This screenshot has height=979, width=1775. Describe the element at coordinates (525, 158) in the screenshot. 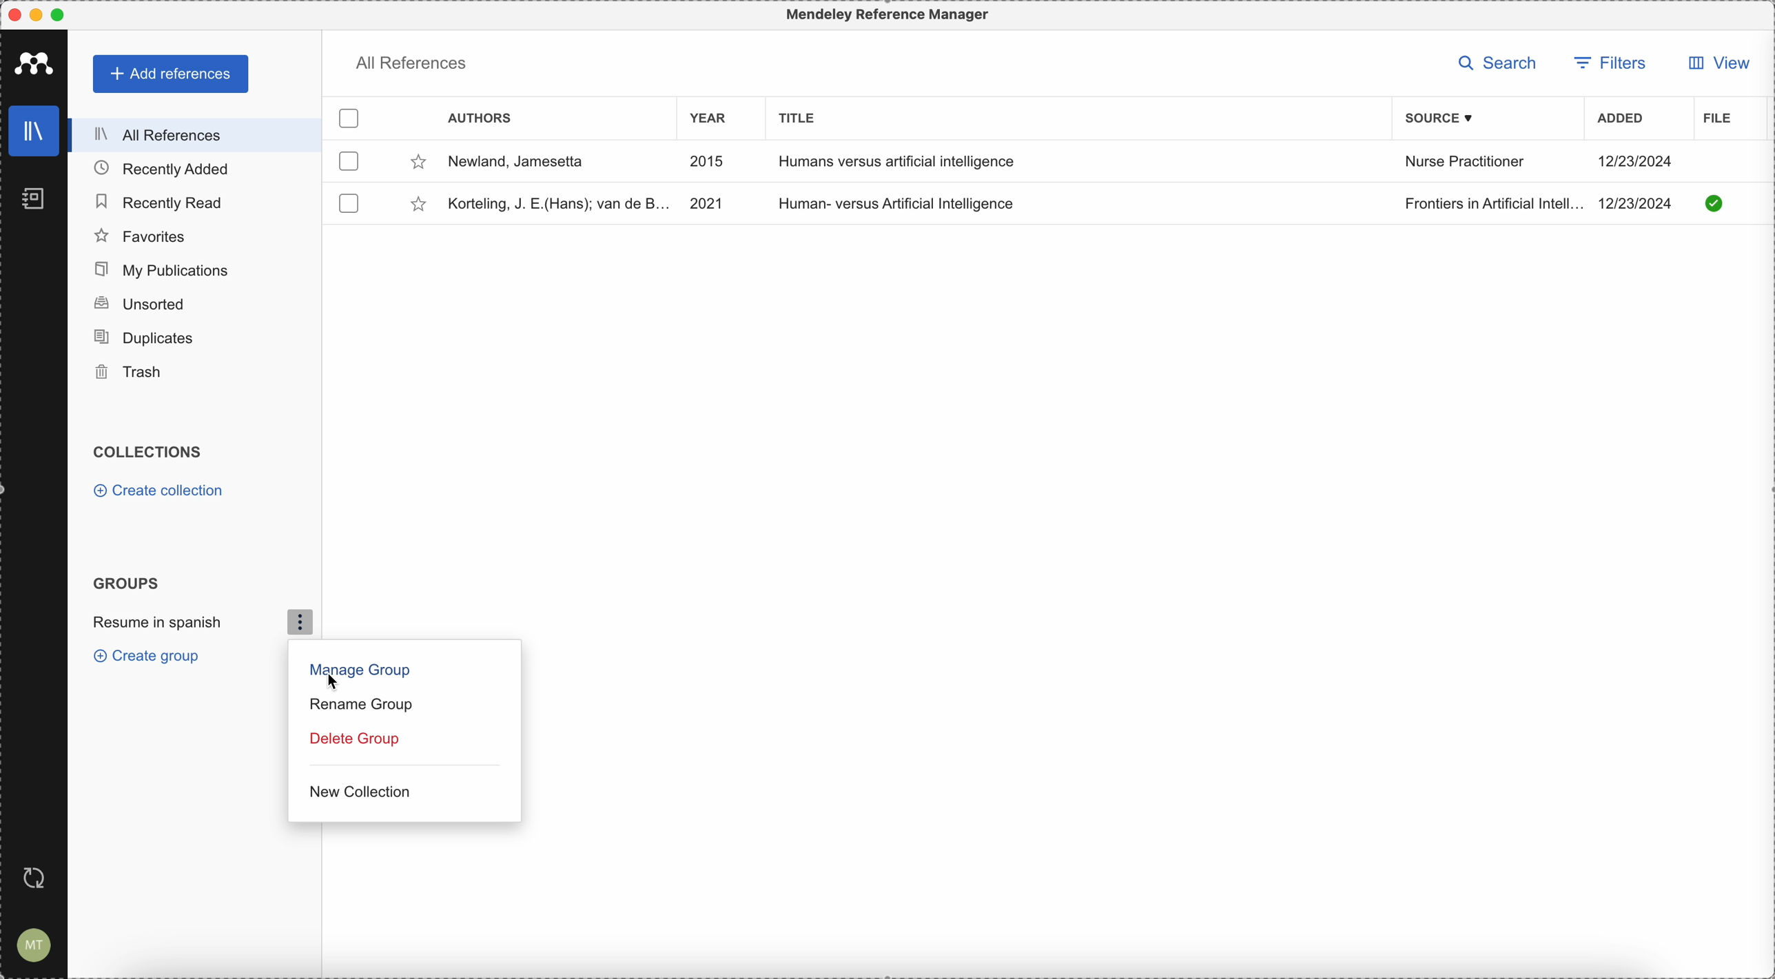

I see `Newland, Jamesetta` at that location.